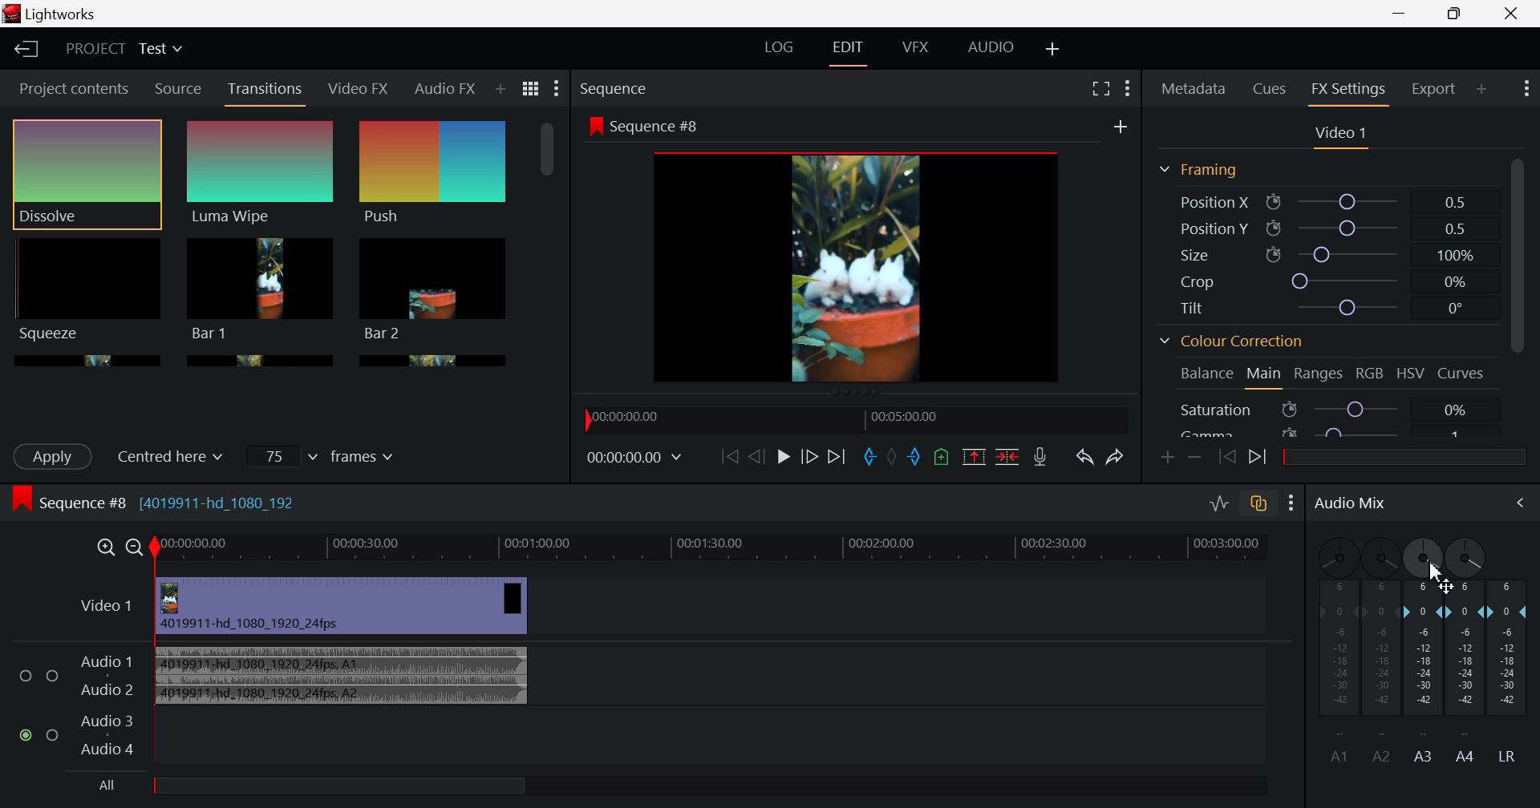 The width and height of the screenshot is (1540, 808). I want to click on AUDIO Layout, so click(995, 50).